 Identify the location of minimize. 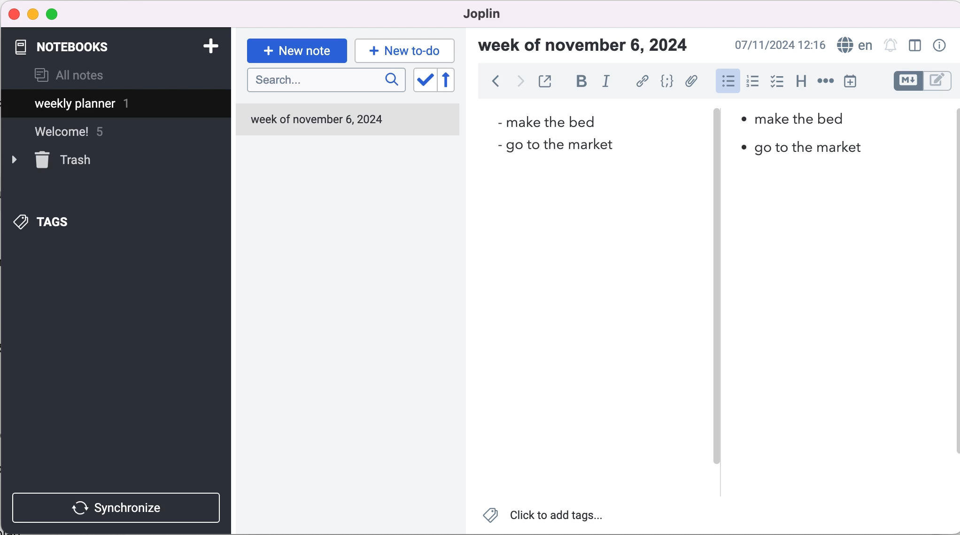
(33, 14).